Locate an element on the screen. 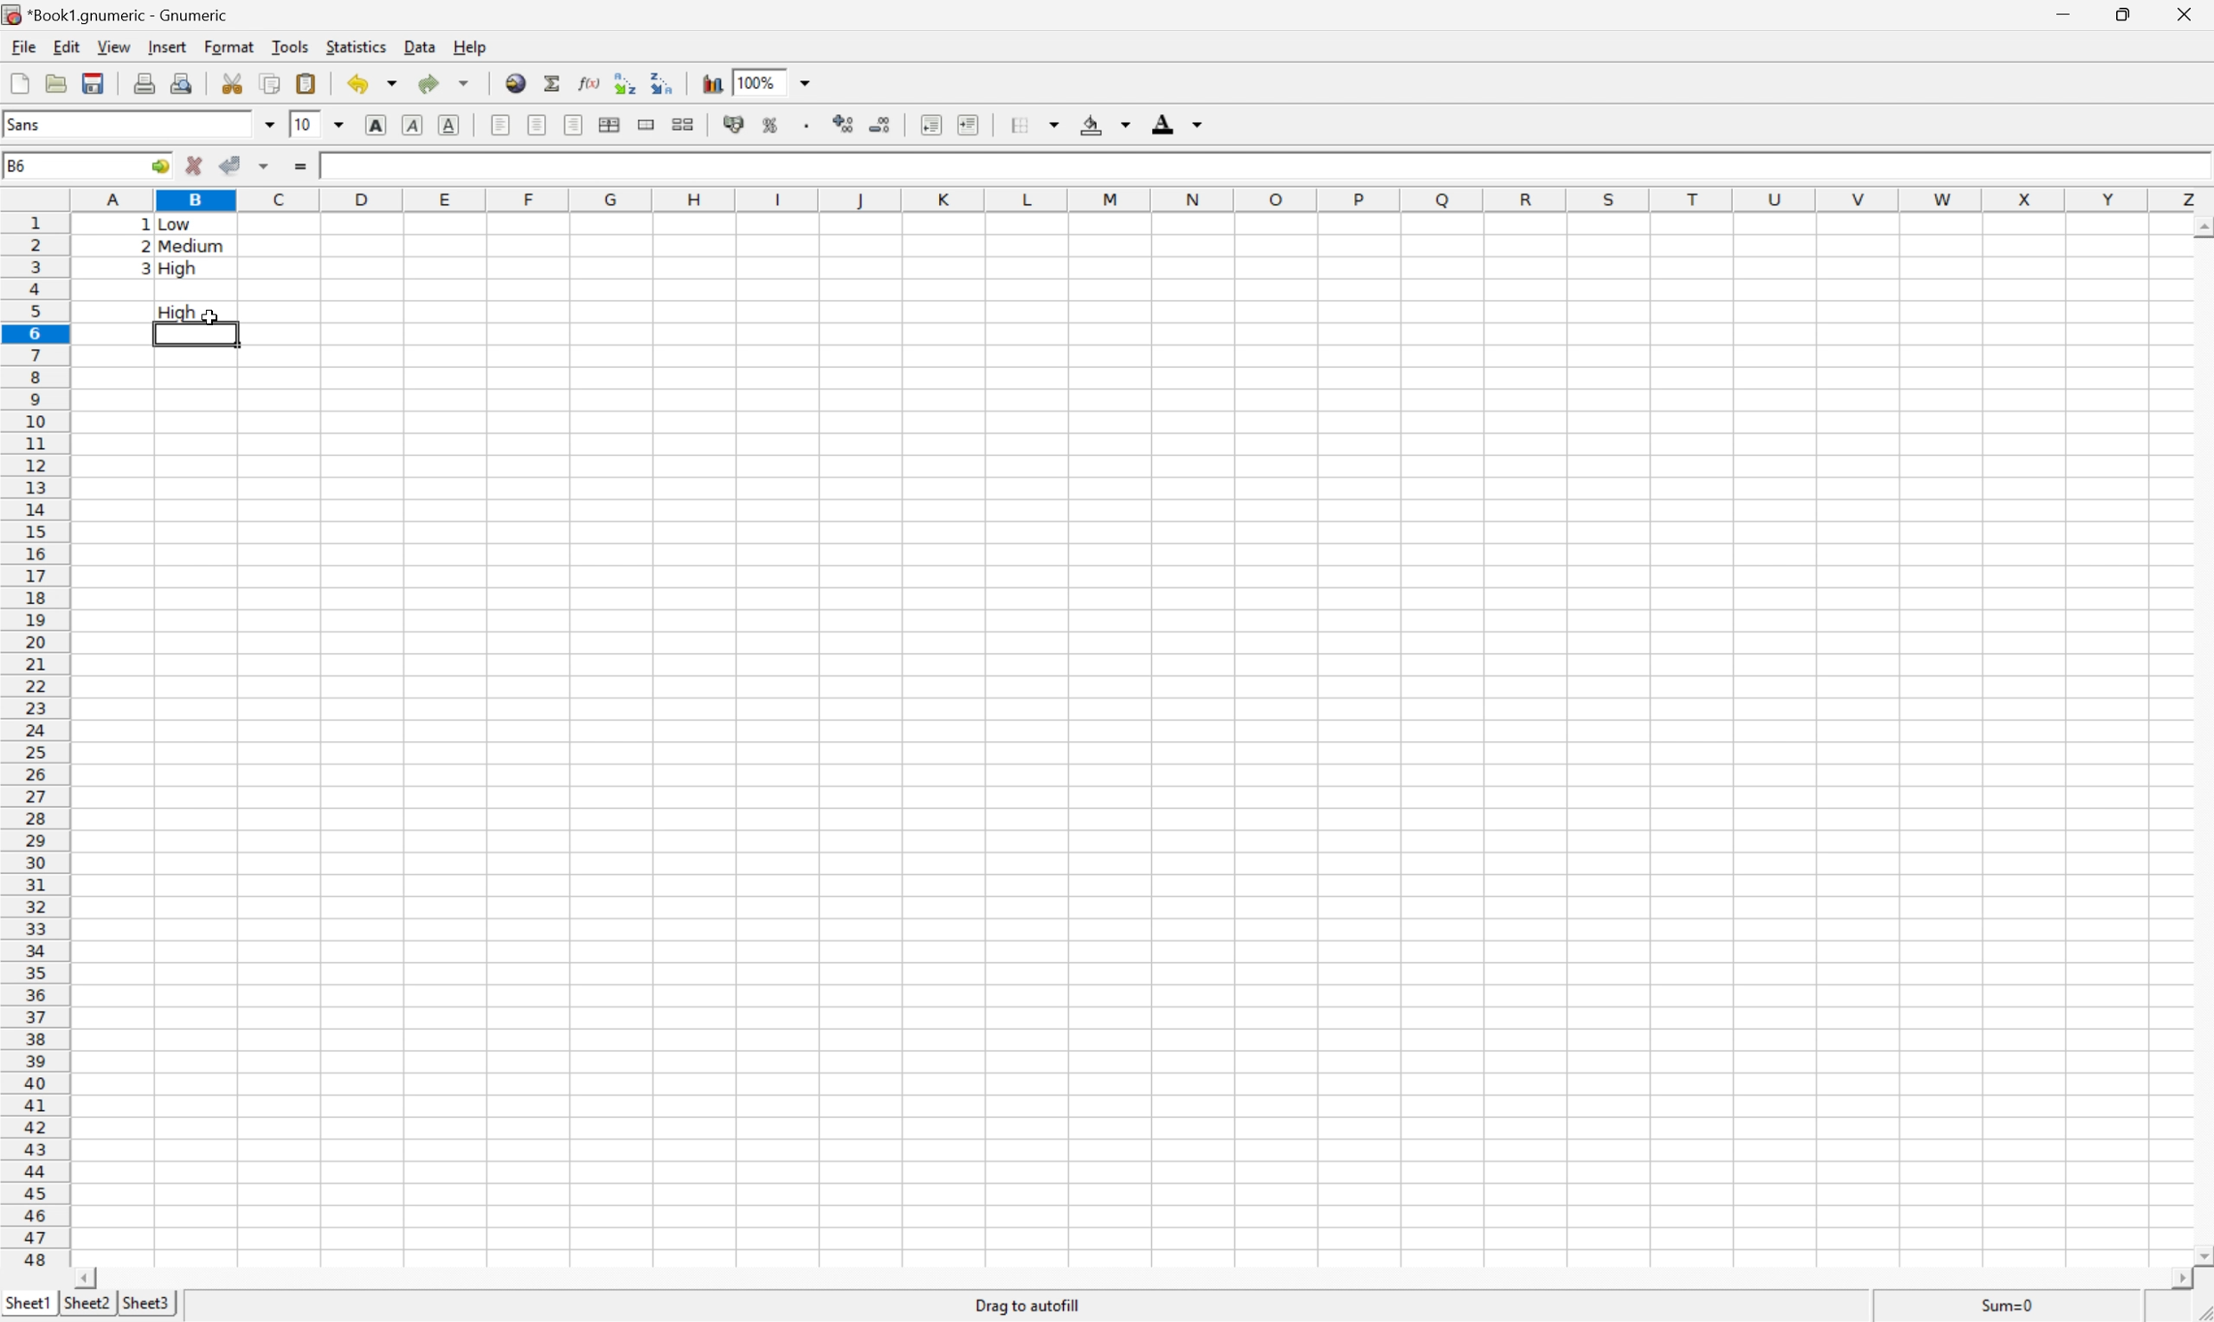 This screenshot has height=1322, width=2214. Save current workbook is located at coordinates (94, 84).